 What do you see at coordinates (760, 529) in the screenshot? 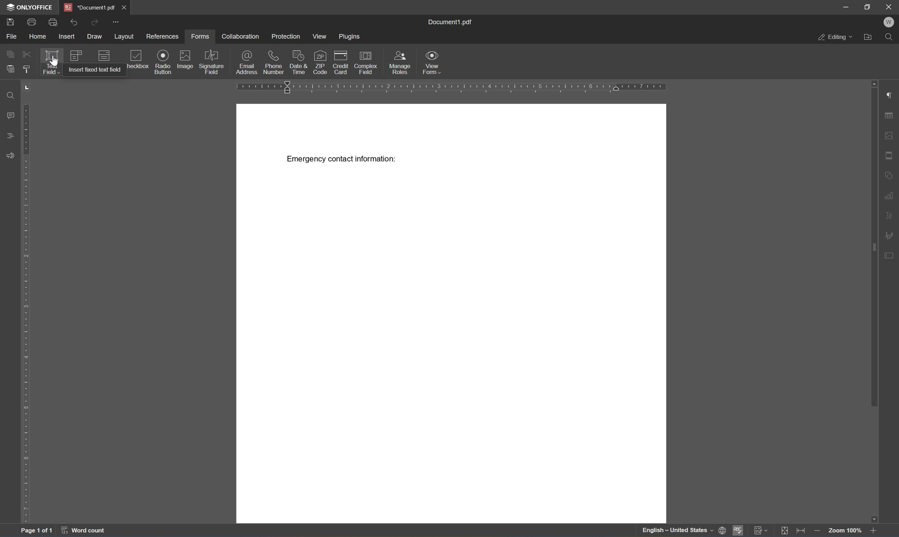
I see `track changes` at bounding box center [760, 529].